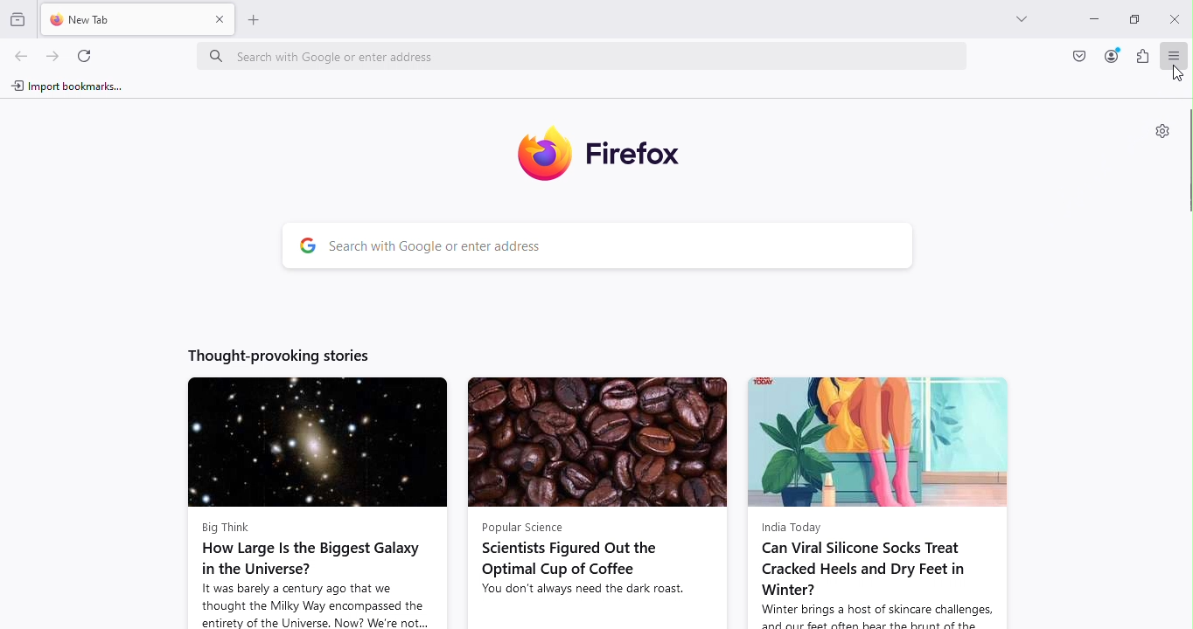  Describe the element at coordinates (1112, 56) in the screenshot. I see `Account` at that location.